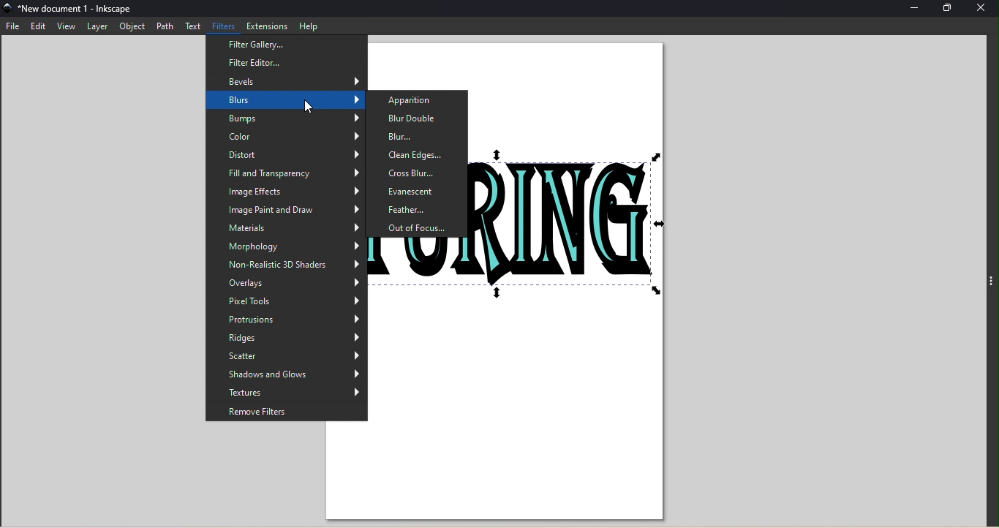  I want to click on Scatter, so click(287, 356).